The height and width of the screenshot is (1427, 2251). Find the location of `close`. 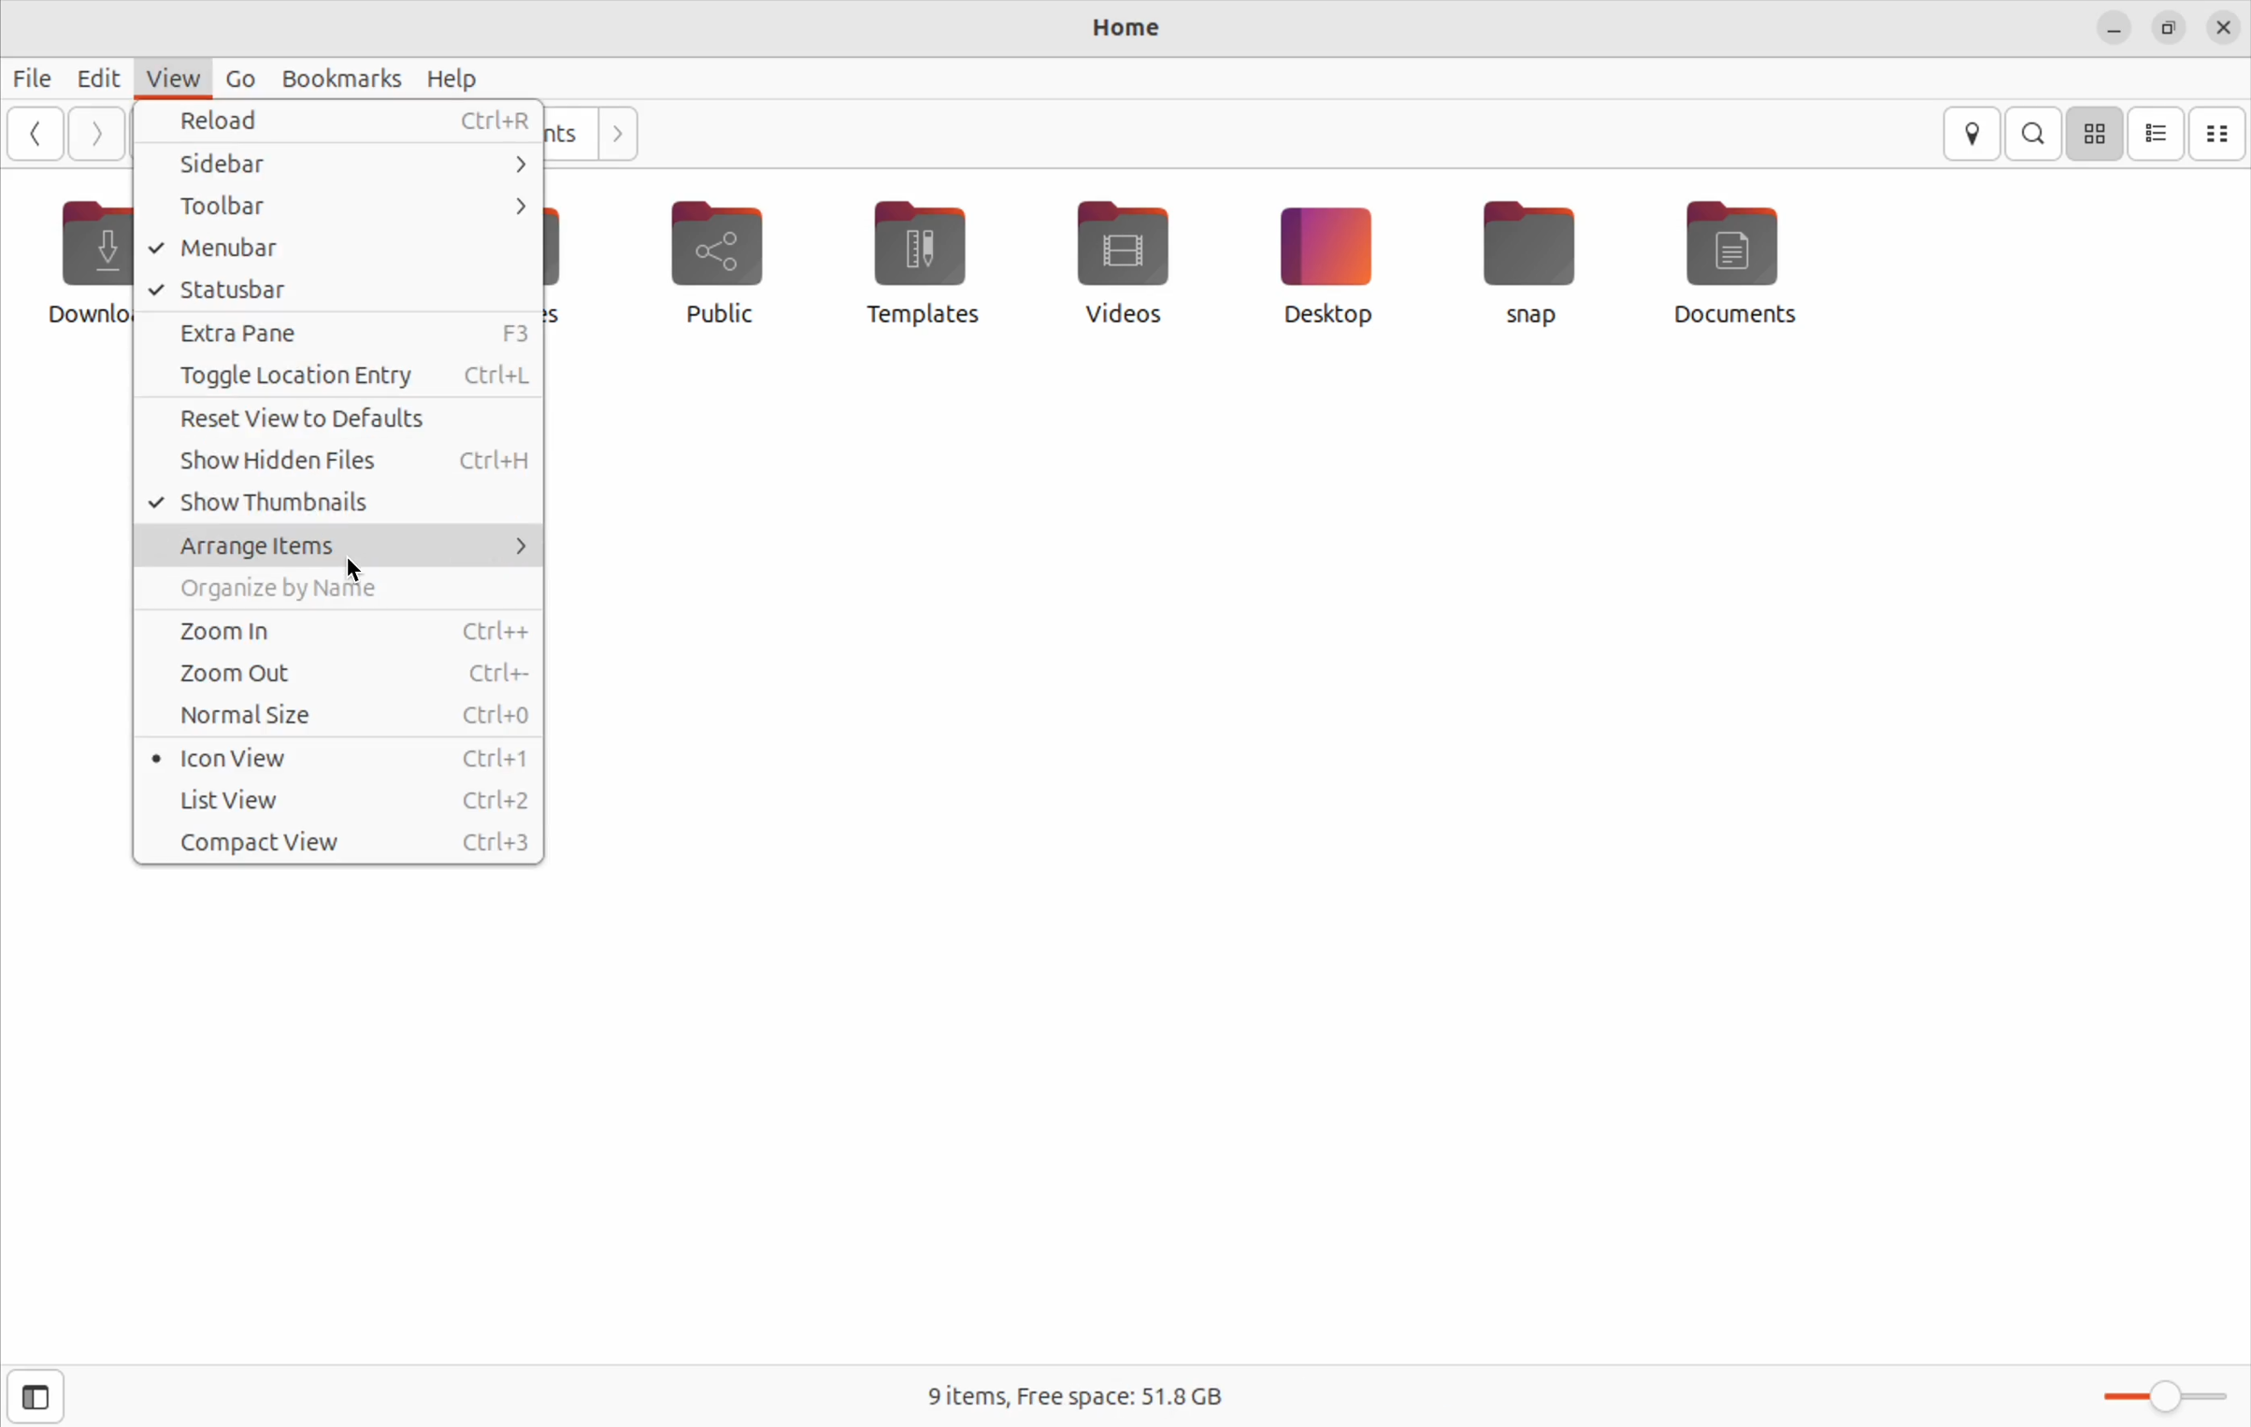

close is located at coordinates (2226, 29).